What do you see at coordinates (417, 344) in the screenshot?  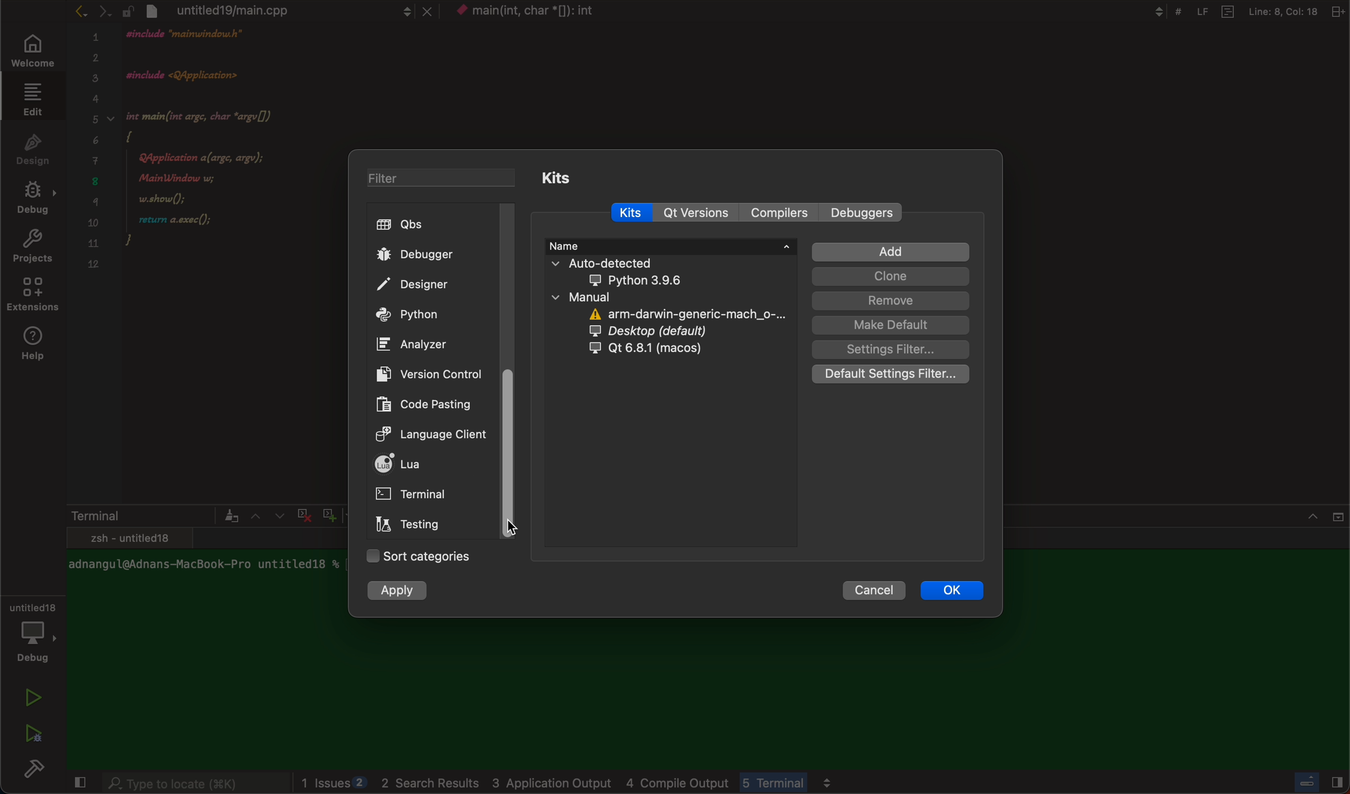 I see `analyzer` at bounding box center [417, 344].